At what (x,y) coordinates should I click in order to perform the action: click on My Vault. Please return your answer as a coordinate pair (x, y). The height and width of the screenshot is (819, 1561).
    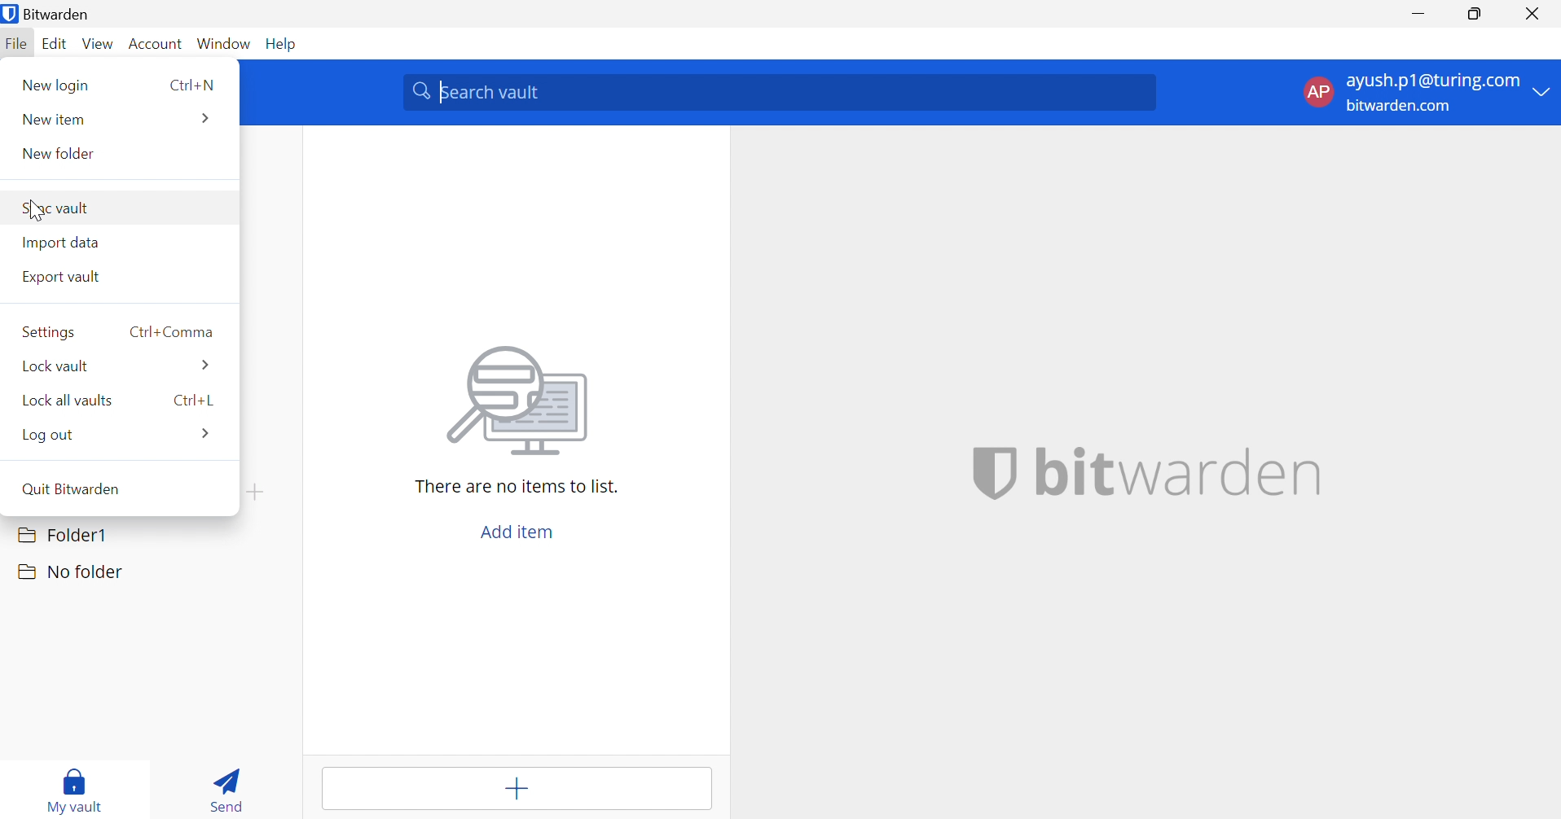
    Looking at the image, I should click on (77, 787).